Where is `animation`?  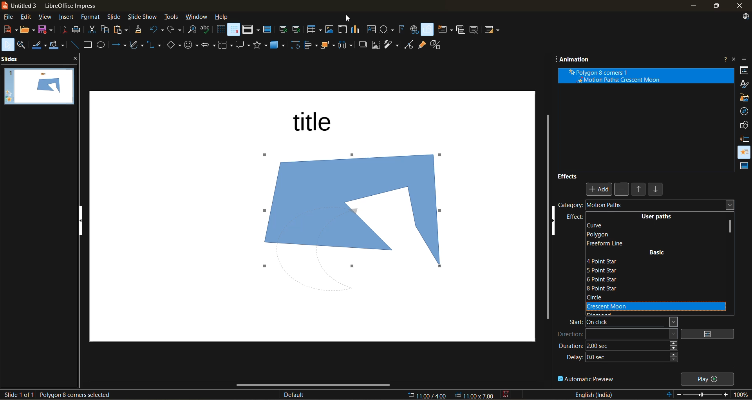
animation is located at coordinates (742, 151).